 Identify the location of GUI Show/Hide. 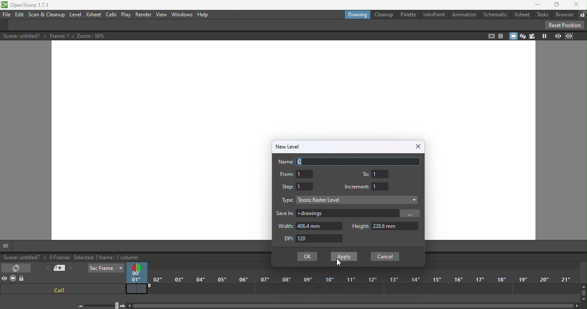
(6, 246).